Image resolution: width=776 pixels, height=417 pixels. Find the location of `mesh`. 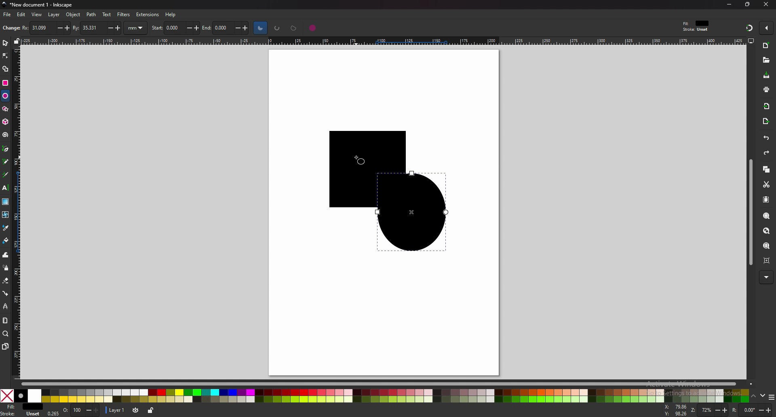

mesh is located at coordinates (6, 214).